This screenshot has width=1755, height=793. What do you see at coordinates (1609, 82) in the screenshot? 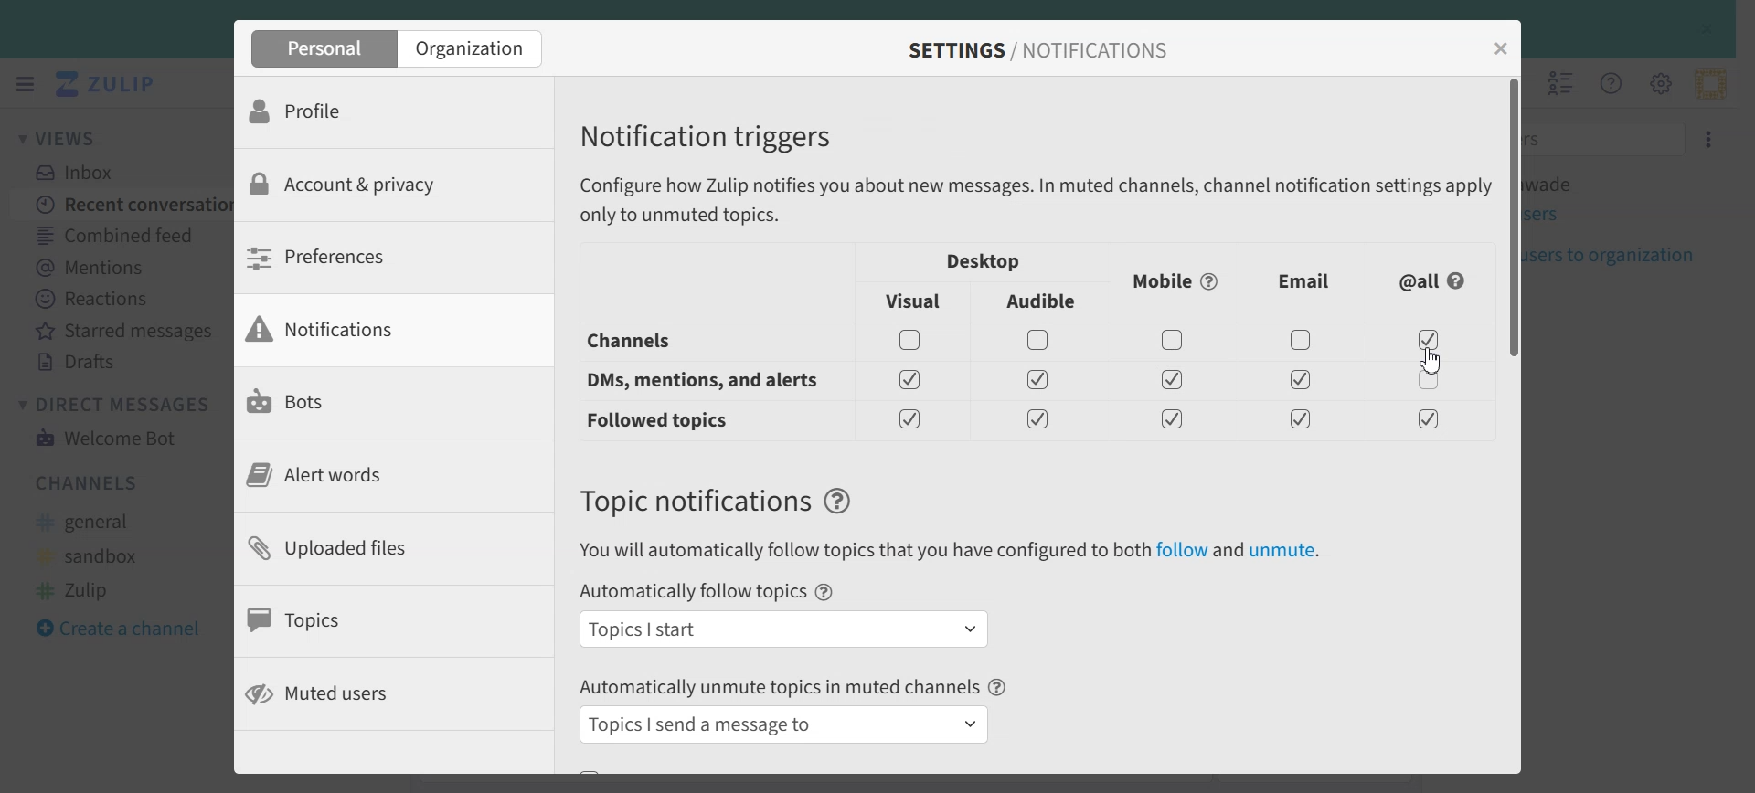
I see `Help Menu` at bounding box center [1609, 82].